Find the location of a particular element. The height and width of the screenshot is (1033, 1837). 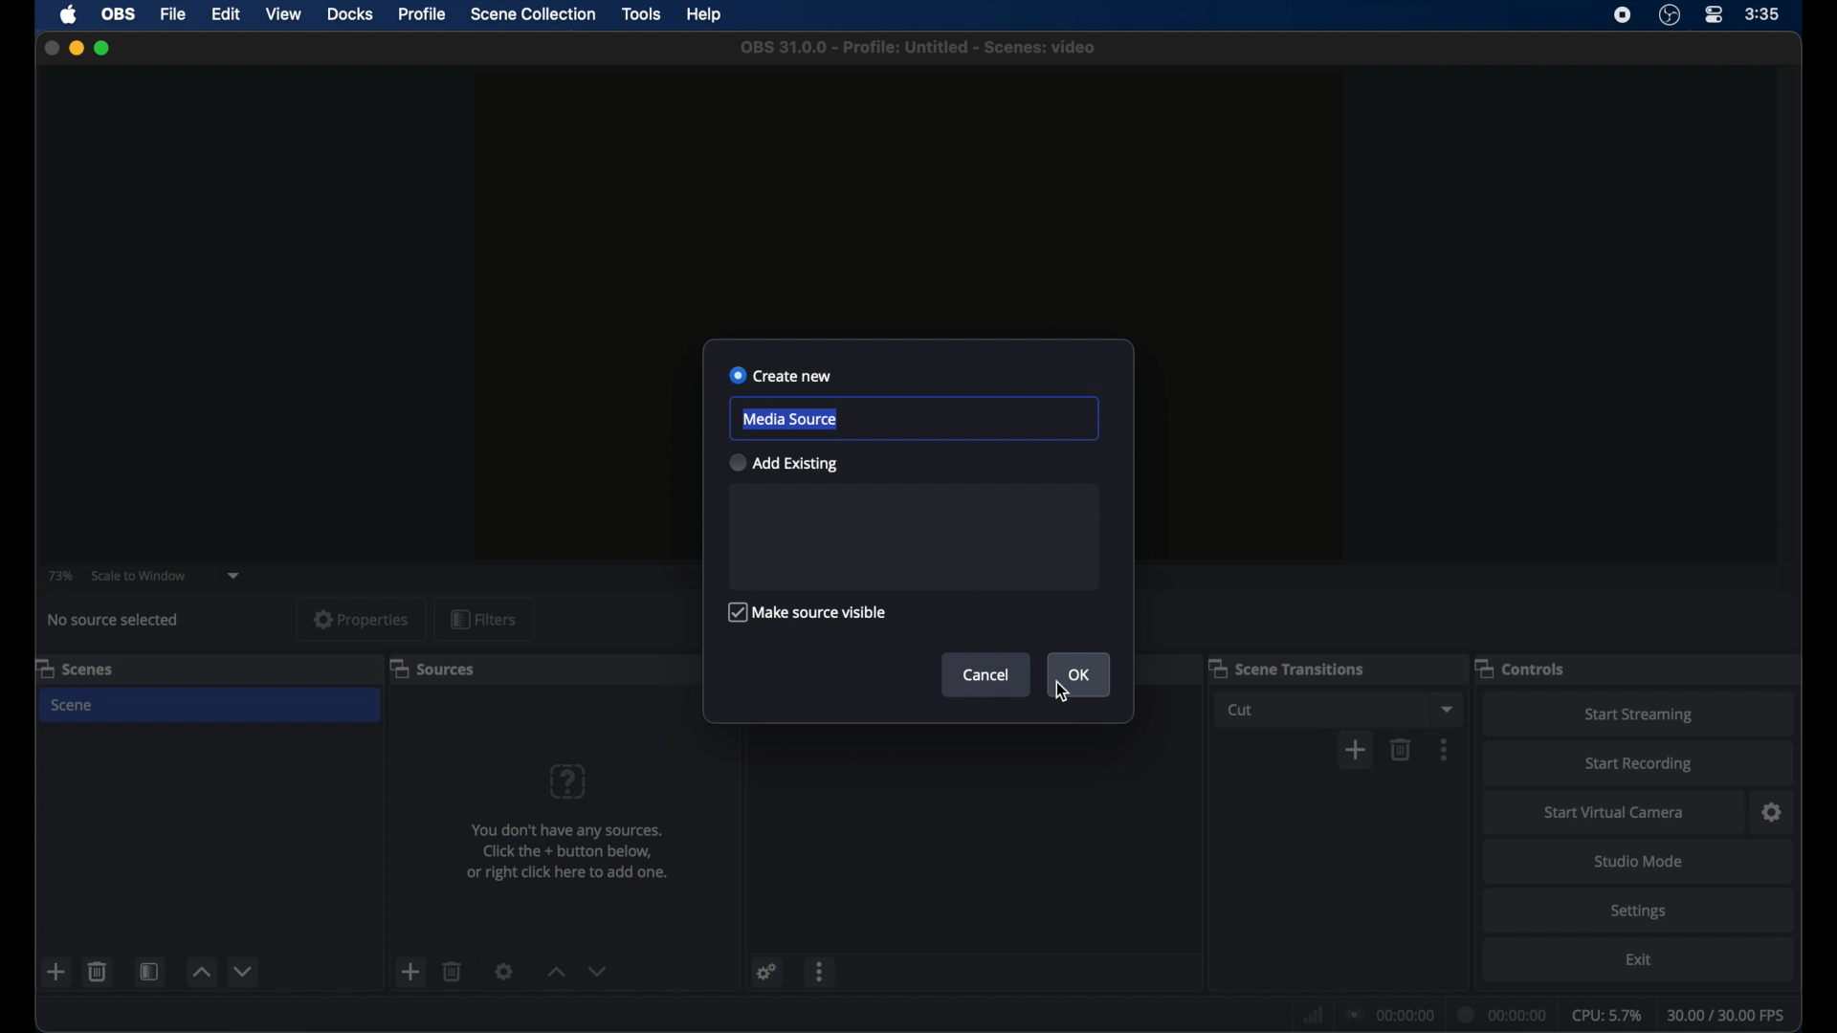

close is located at coordinates (51, 48).